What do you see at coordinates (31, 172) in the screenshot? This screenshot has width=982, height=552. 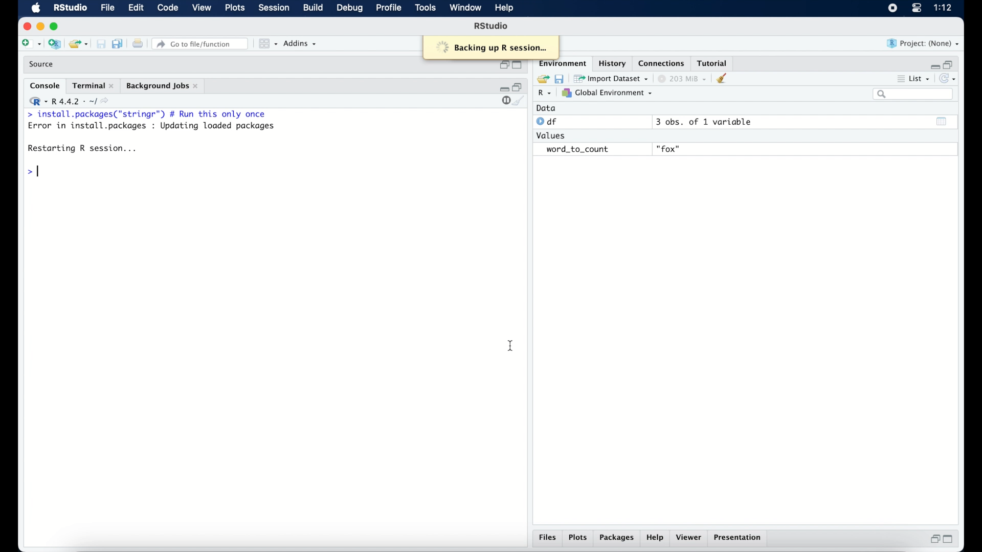 I see `command prompt` at bounding box center [31, 172].